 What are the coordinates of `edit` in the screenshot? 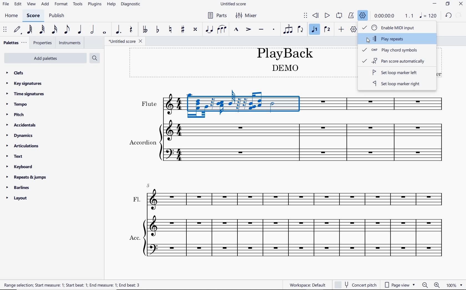 It's located at (18, 4).